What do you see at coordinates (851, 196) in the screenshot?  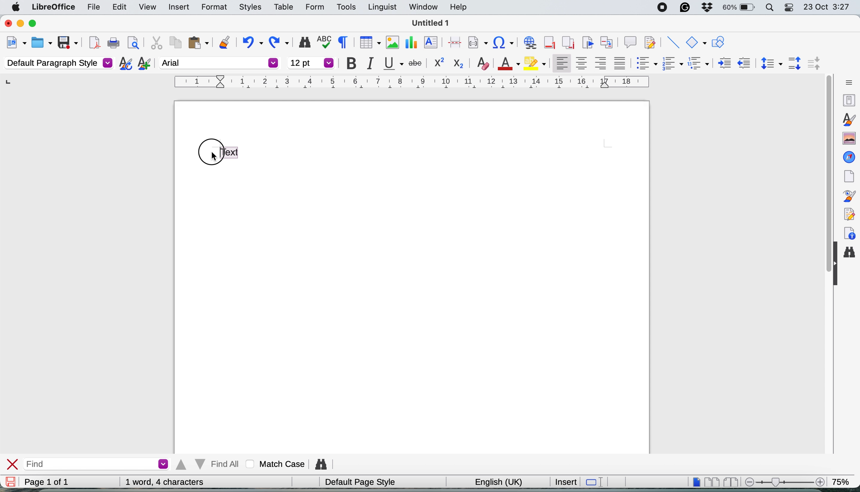 I see `style inspector` at bounding box center [851, 196].